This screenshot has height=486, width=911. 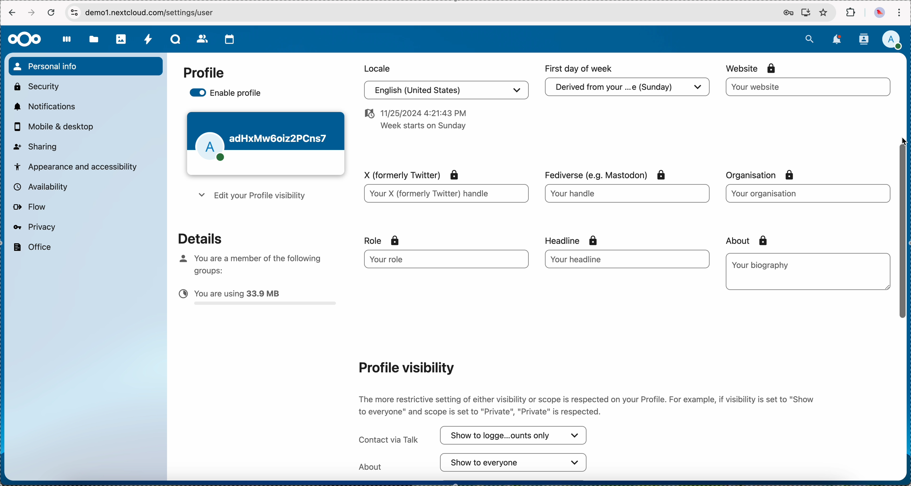 What do you see at coordinates (408, 174) in the screenshot?
I see `x` at bounding box center [408, 174].